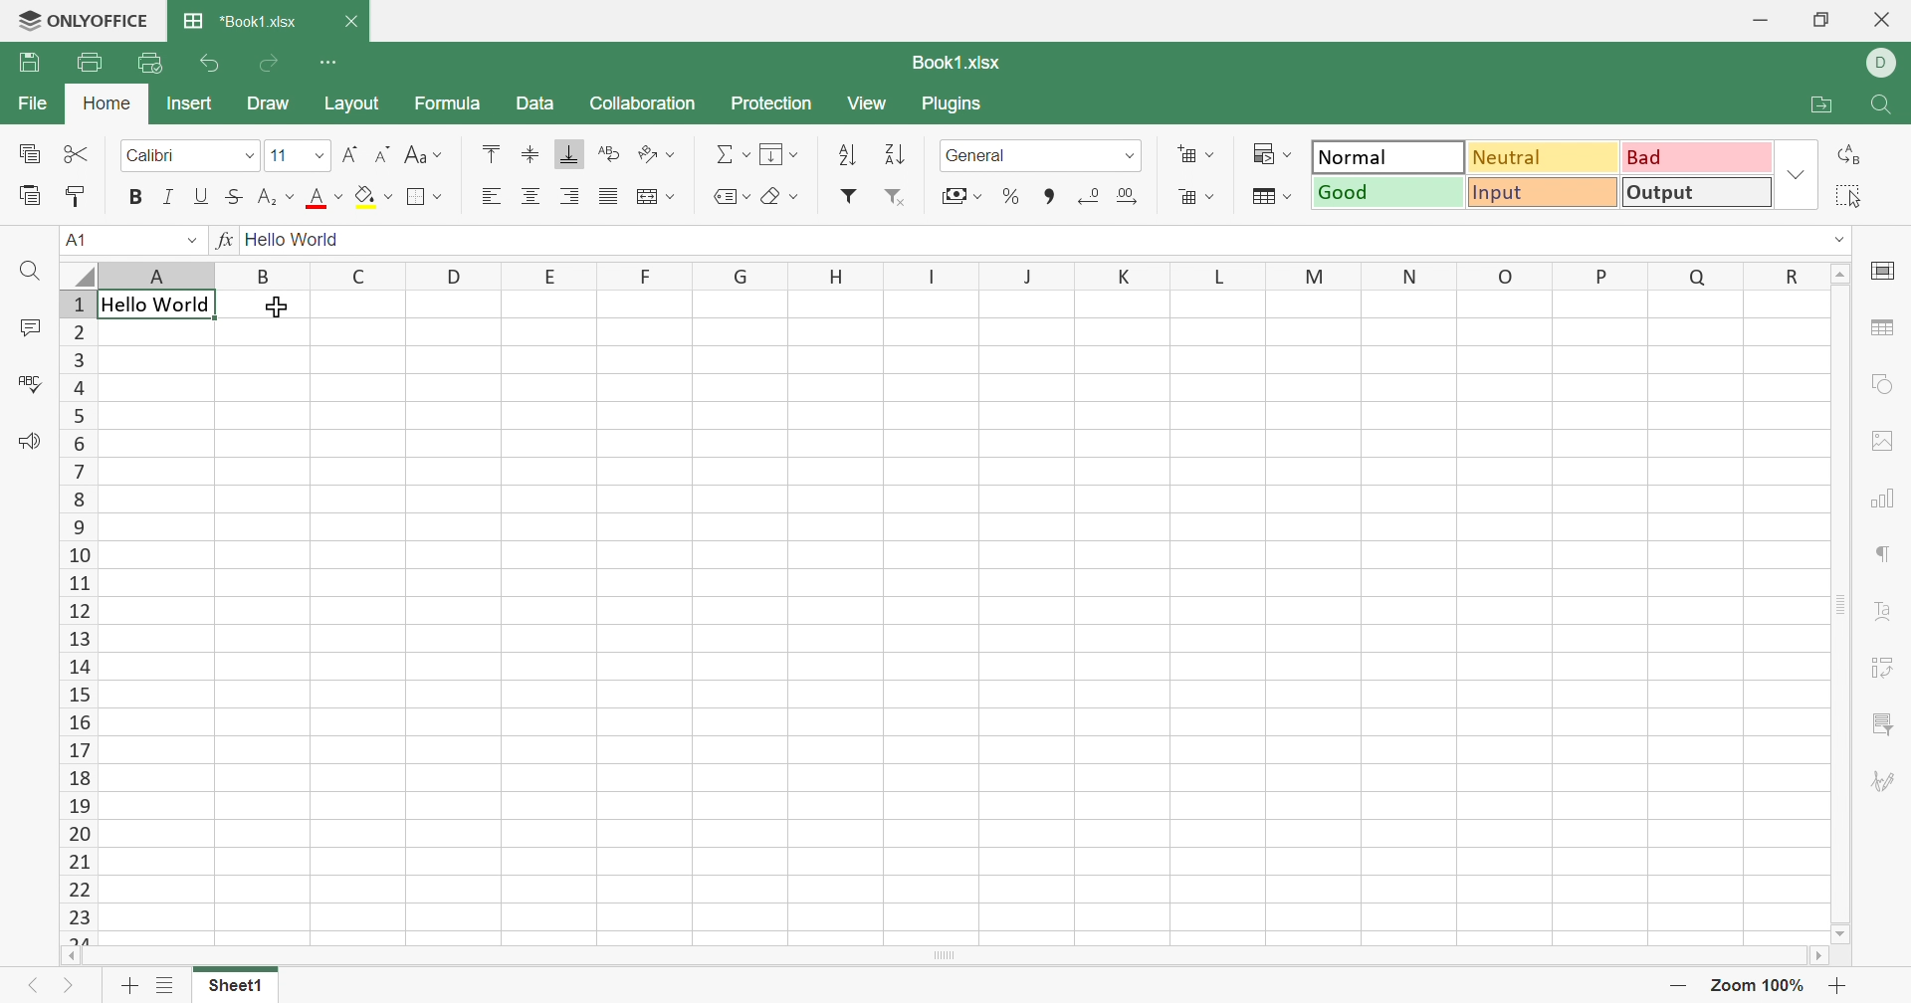 The image size is (1911, 1003). Describe the element at coordinates (1199, 154) in the screenshot. I see `Add cell` at that location.